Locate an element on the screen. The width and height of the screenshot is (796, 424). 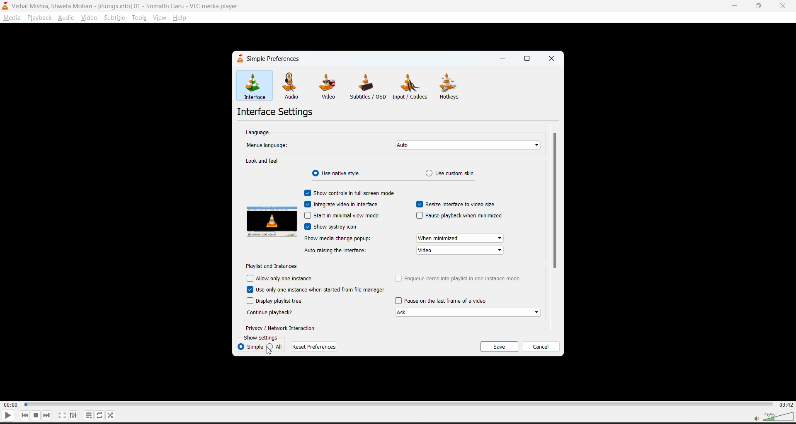
subtitles/ocd is located at coordinates (370, 87).